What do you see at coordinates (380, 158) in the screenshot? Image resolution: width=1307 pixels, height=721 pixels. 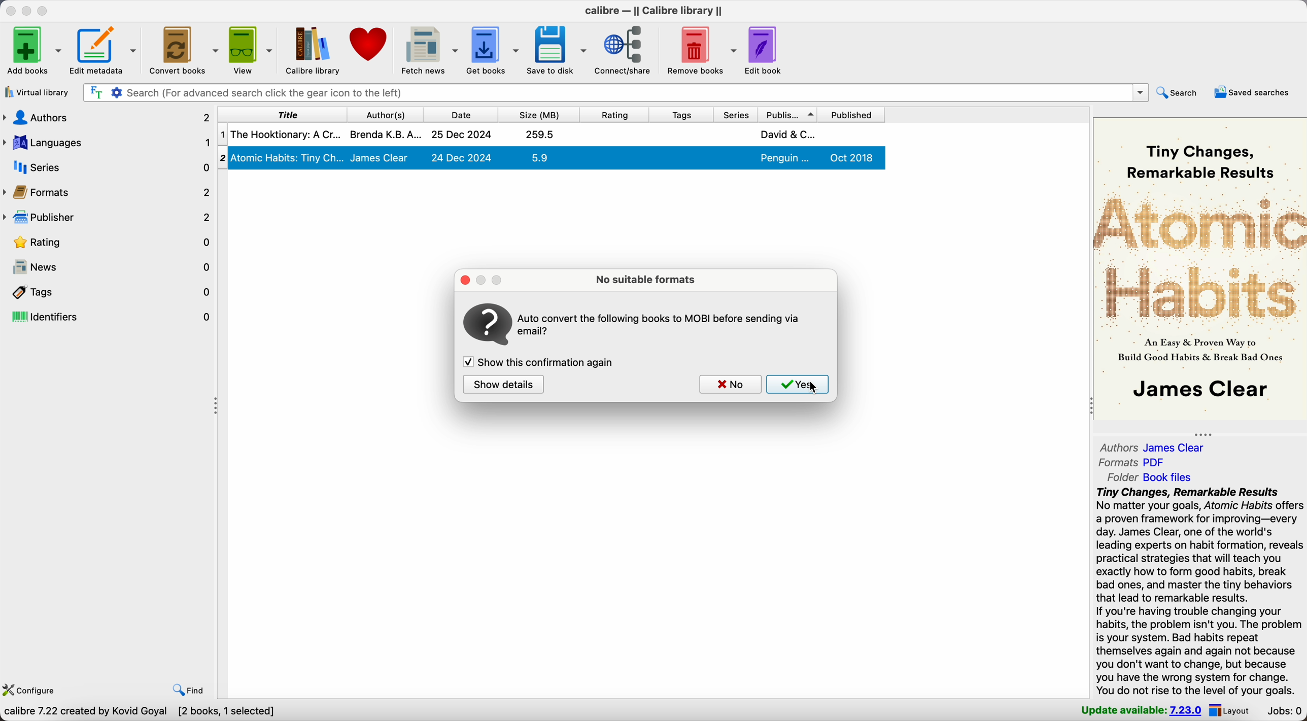 I see `James Clear` at bounding box center [380, 158].